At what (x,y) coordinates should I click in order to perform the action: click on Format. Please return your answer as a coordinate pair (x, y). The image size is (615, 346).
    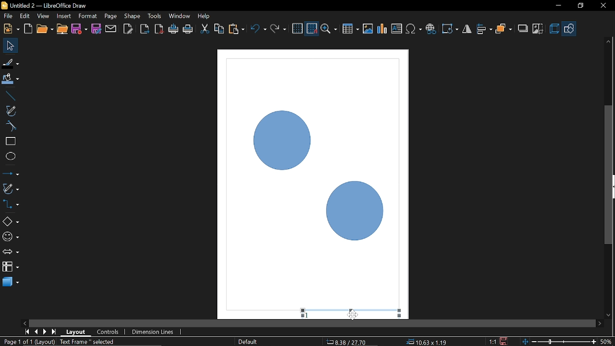
    Looking at the image, I should click on (87, 16).